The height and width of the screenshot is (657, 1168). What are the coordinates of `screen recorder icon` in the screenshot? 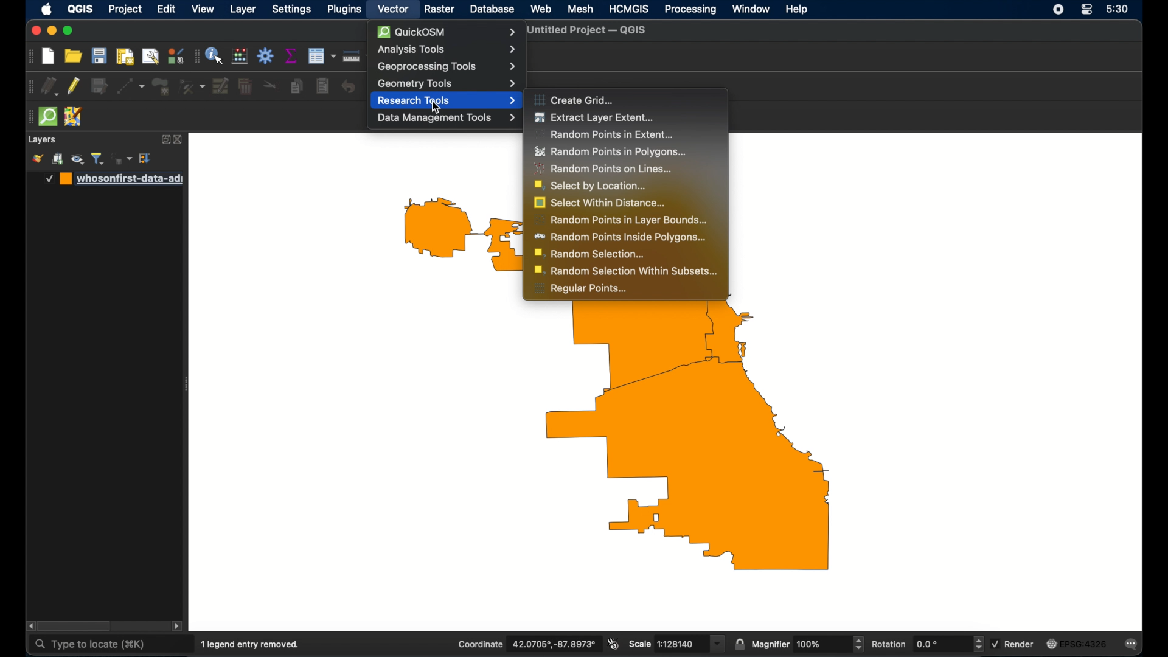 It's located at (1058, 10).